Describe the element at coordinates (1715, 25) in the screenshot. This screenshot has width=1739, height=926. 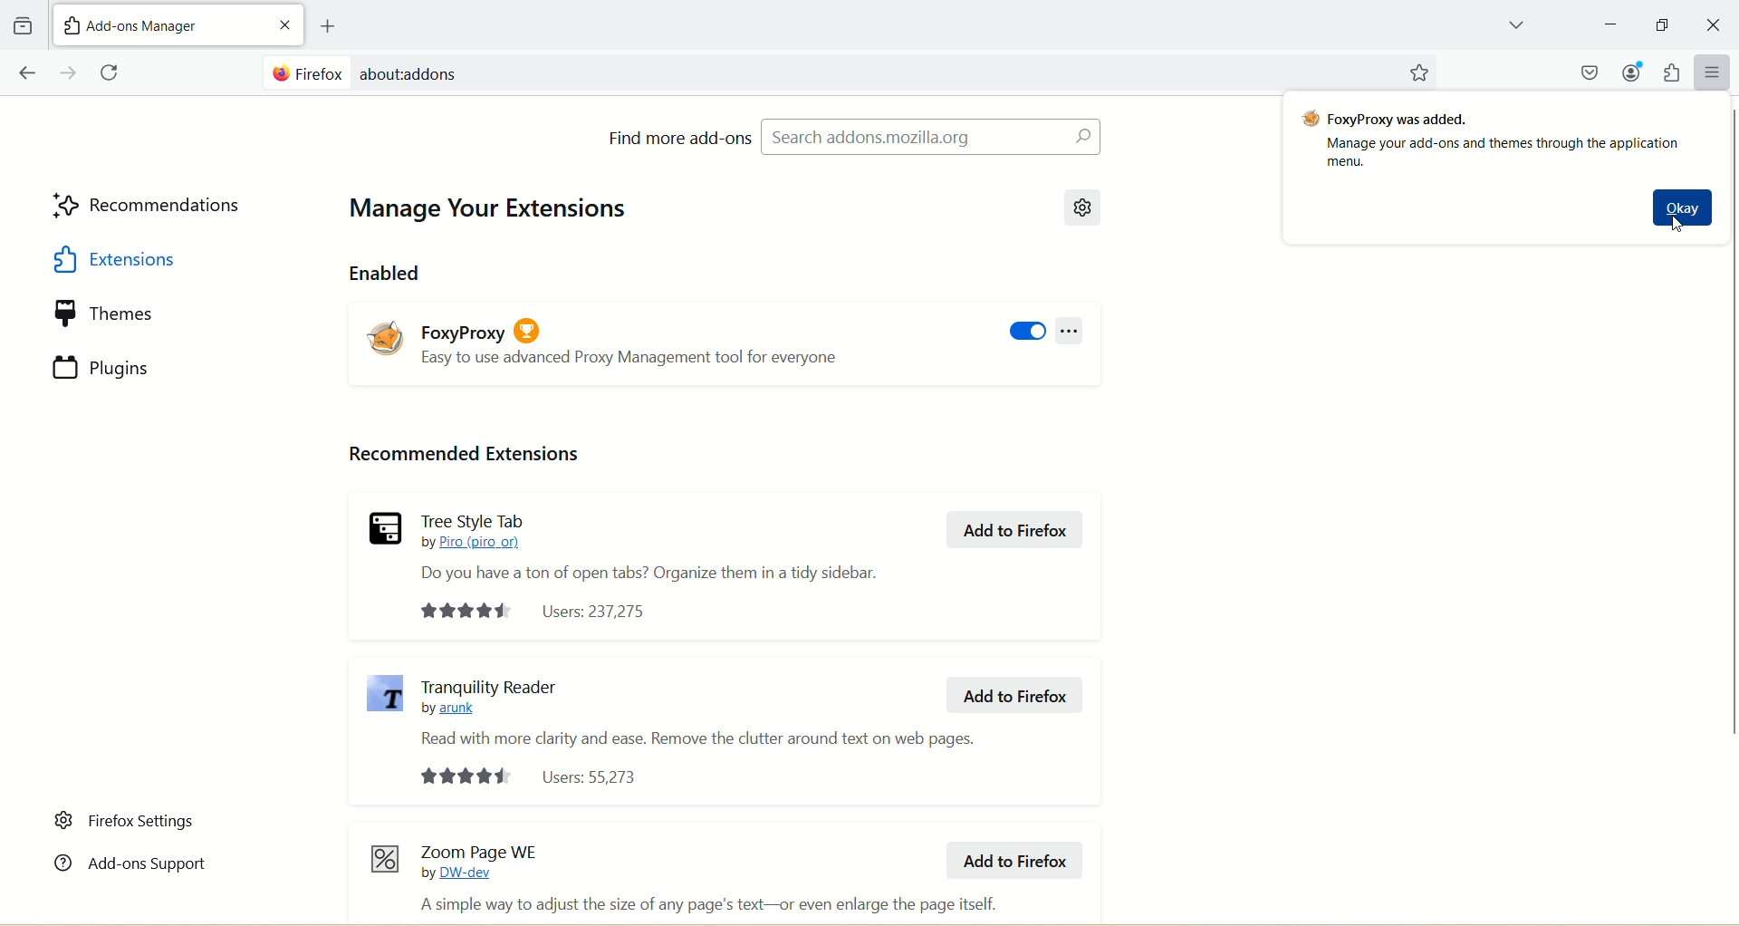
I see `Close` at that location.